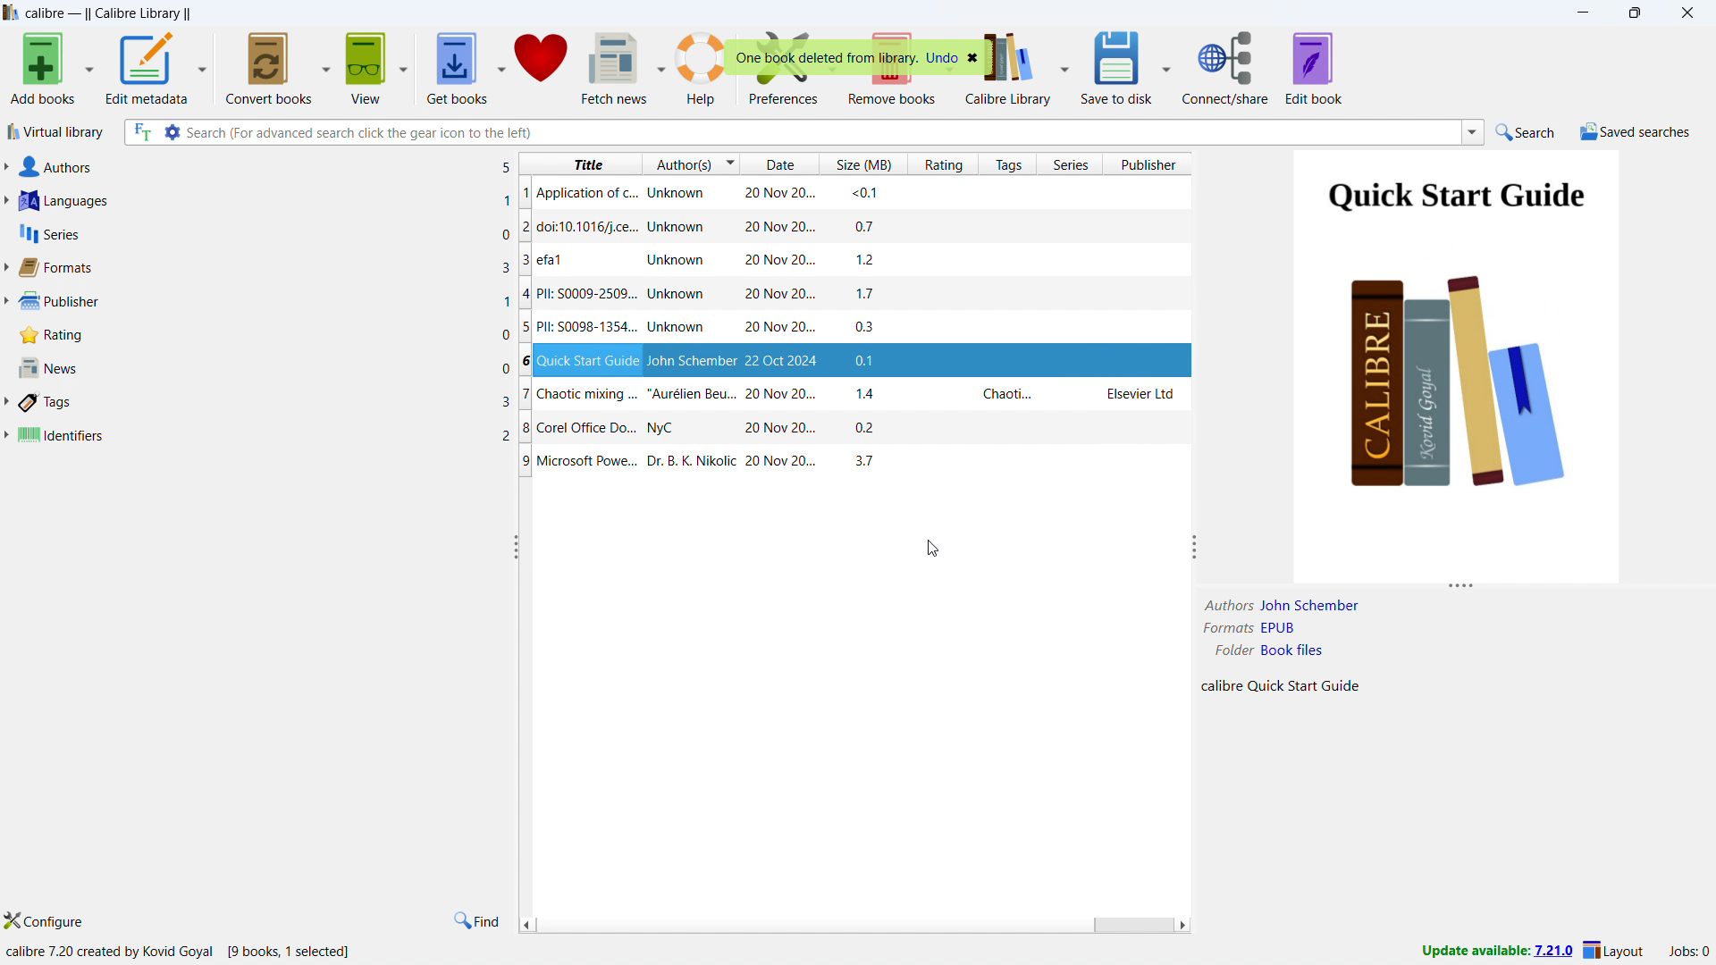 Image resolution: width=1716 pixels, height=965 pixels. What do you see at coordinates (42, 66) in the screenshot?
I see `add books` at bounding box center [42, 66].